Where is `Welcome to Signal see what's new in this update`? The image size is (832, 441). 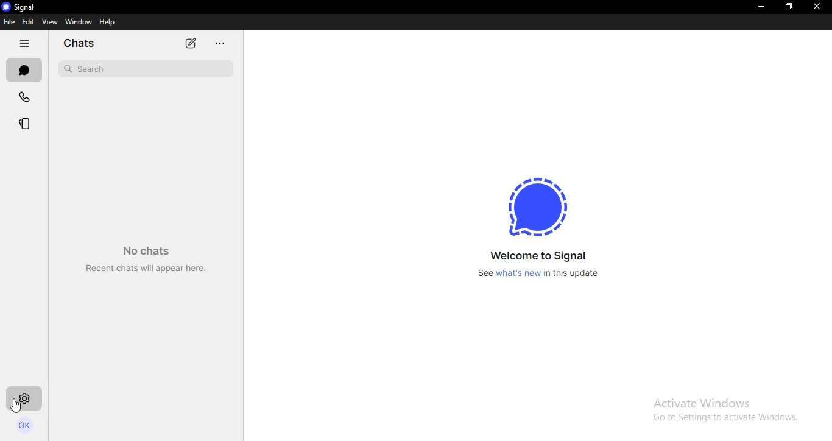 Welcome to Signal see what's new in this update is located at coordinates (537, 264).